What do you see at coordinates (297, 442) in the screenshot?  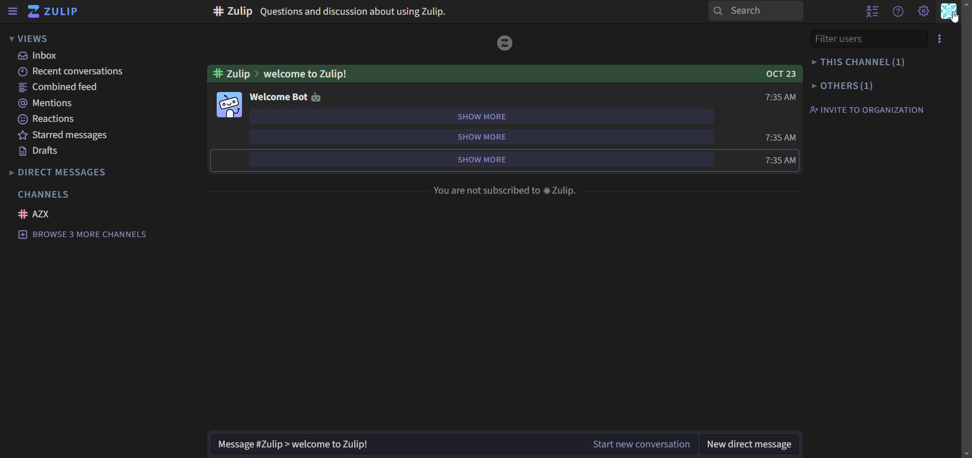 I see `message#zulip>welcome to zulip!` at bounding box center [297, 442].